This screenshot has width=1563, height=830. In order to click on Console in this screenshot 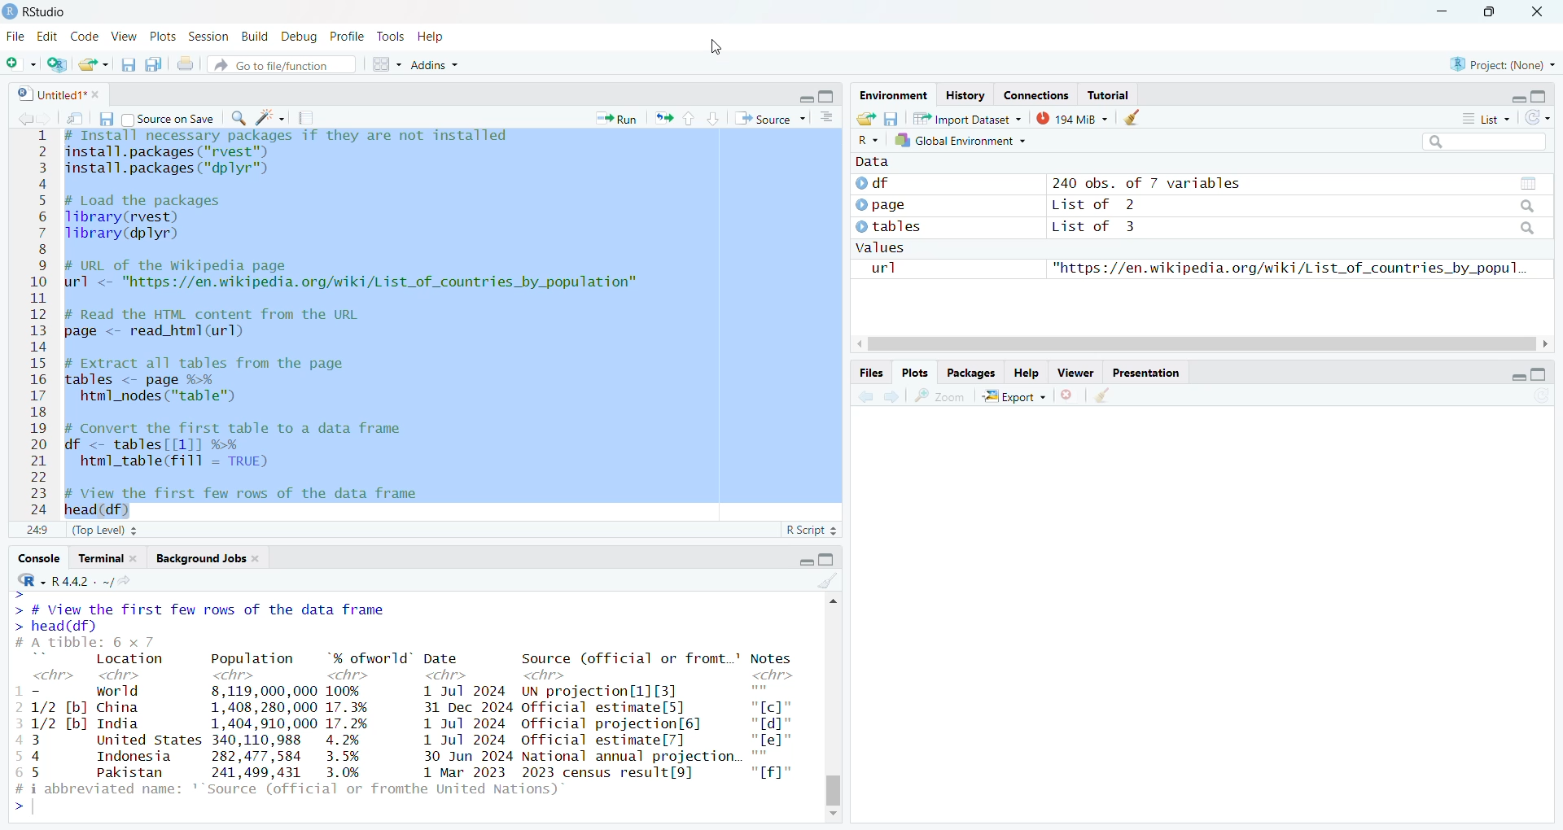, I will do `click(38, 559)`.